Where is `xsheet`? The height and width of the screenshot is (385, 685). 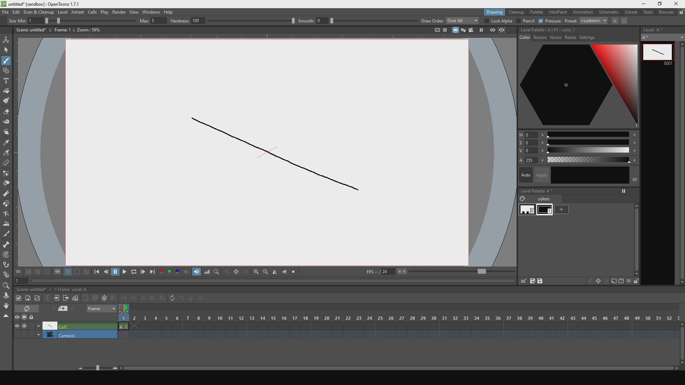
xsheet is located at coordinates (77, 12).